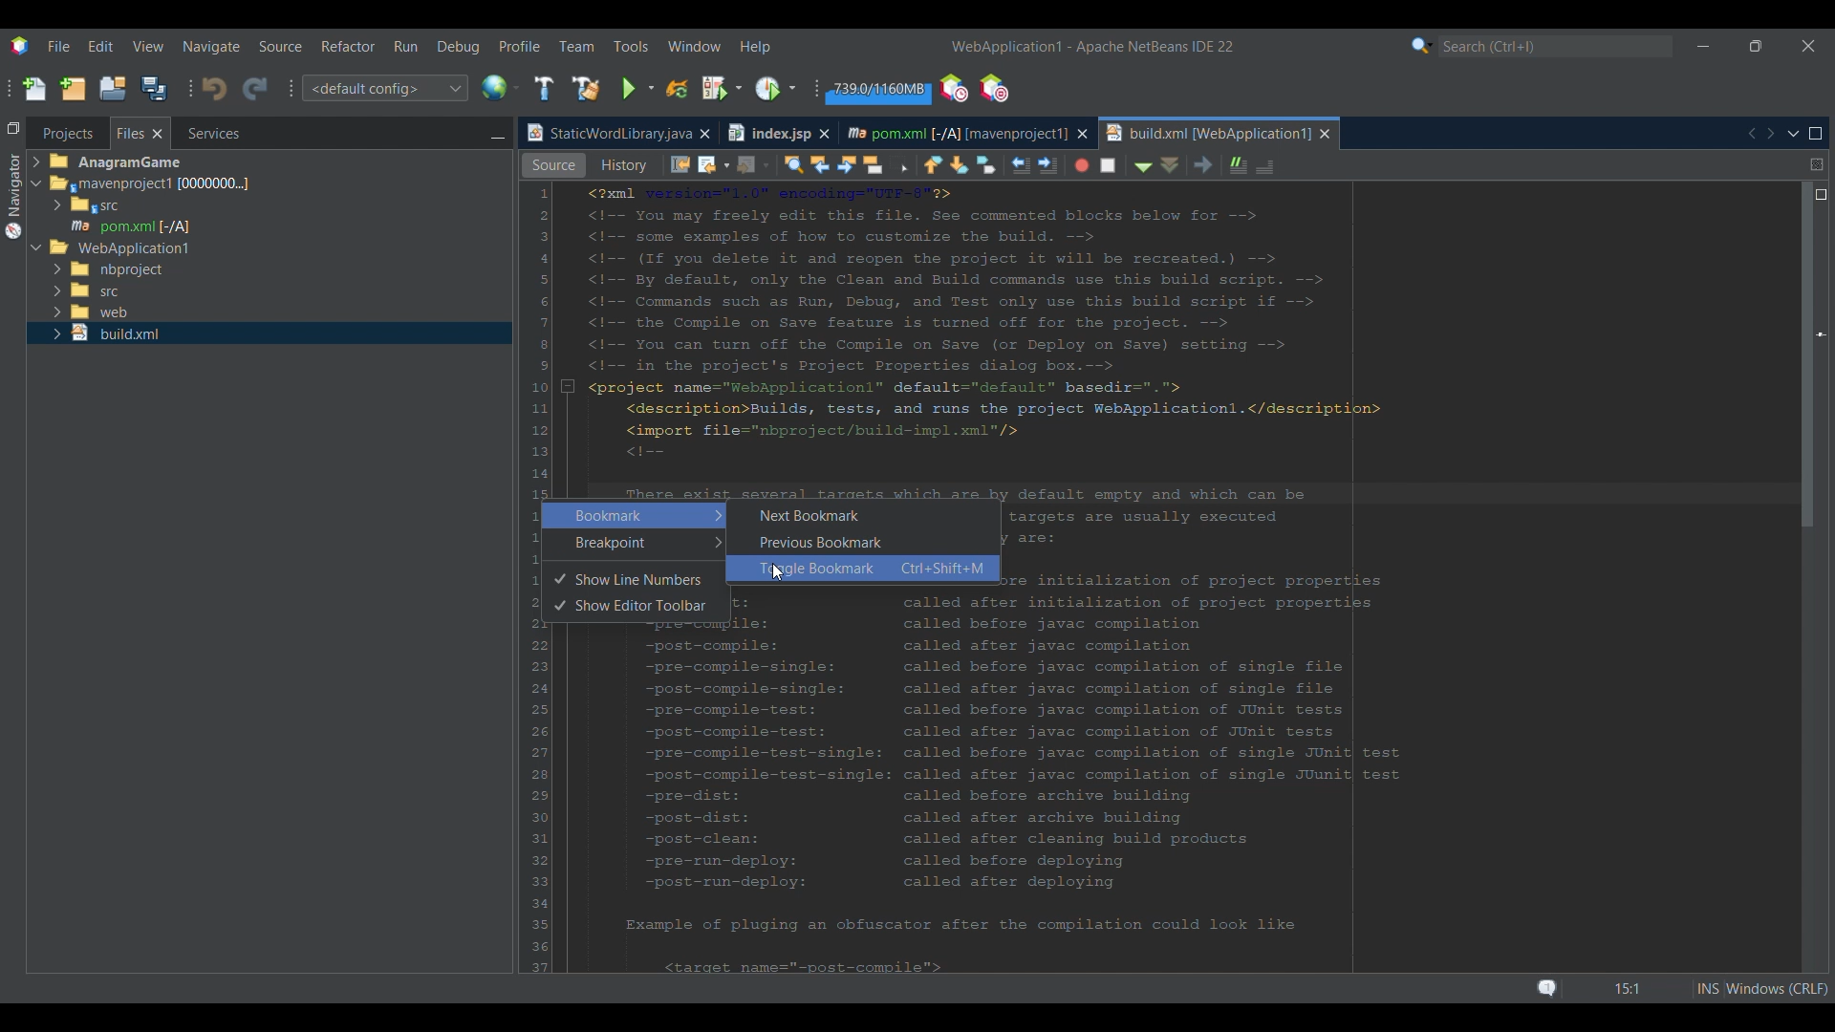 The width and height of the screenshot is (1835, 1032). Describe the element at coordinates (497, 135) in the screenshot. I see `Minimize` at that location.